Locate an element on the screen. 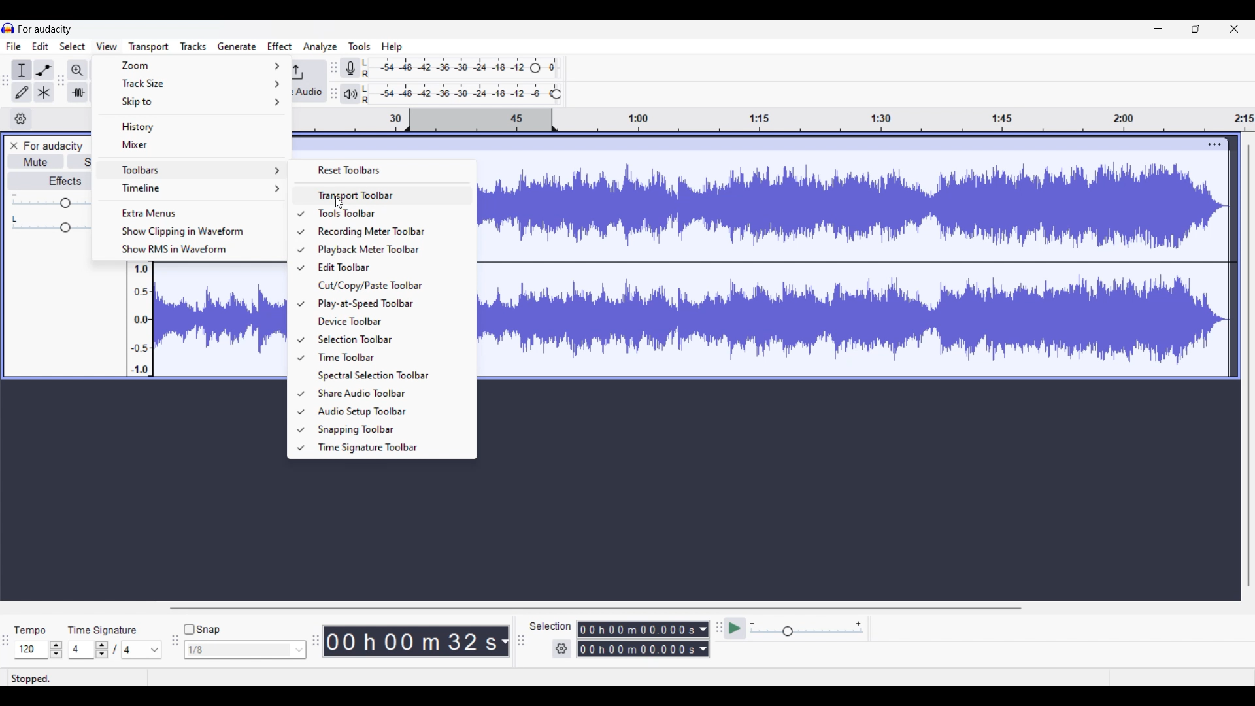 The width and height of the screenshot is (1255, 706). Playback speed scale is located at coordinates (806, 628).